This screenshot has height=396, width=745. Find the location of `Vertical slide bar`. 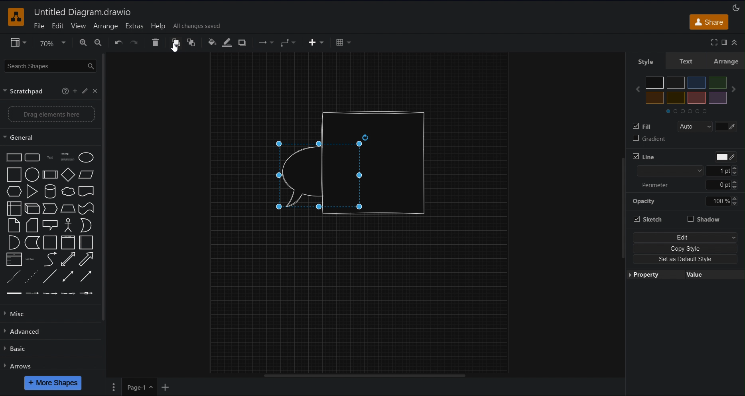

Vertical slide bar is located at coordinates (623, 208).